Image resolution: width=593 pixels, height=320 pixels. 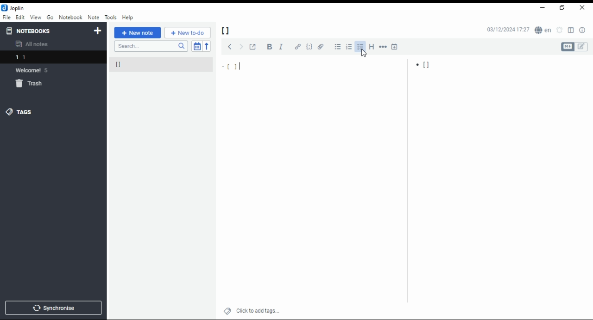 I want to click on [], so click(x=154, y=64).